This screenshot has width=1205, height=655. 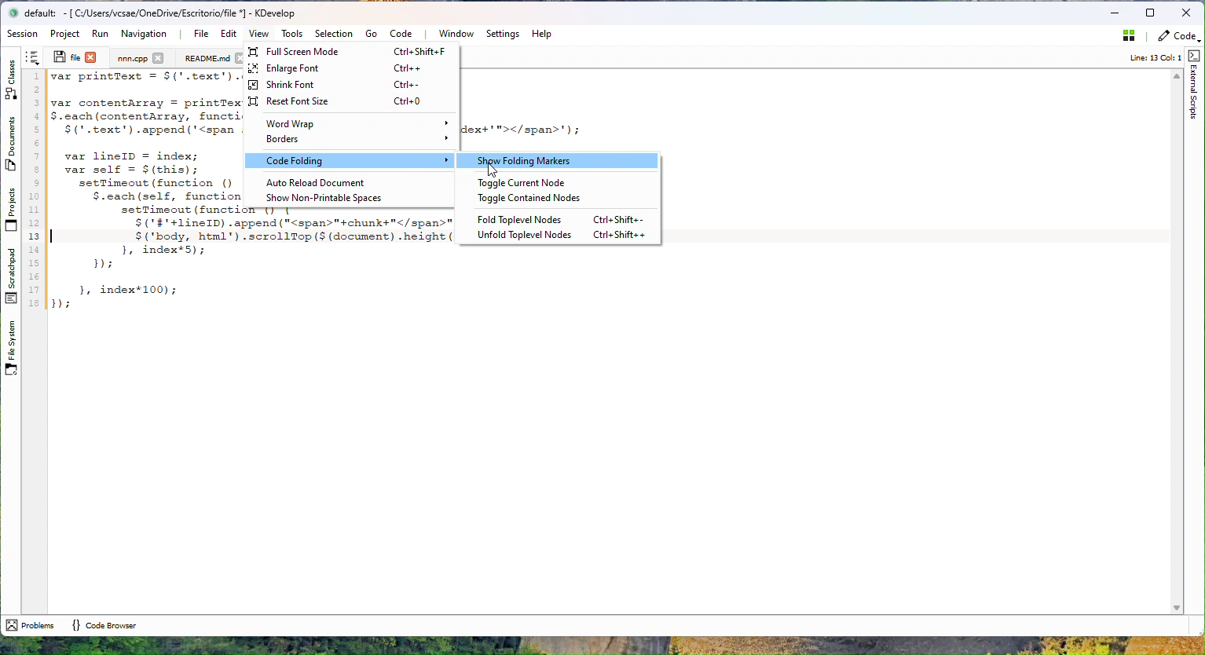 What do you see at coordinates (100, 34) in the screenshot?
I see `Run` at bounding box center [100, 34].